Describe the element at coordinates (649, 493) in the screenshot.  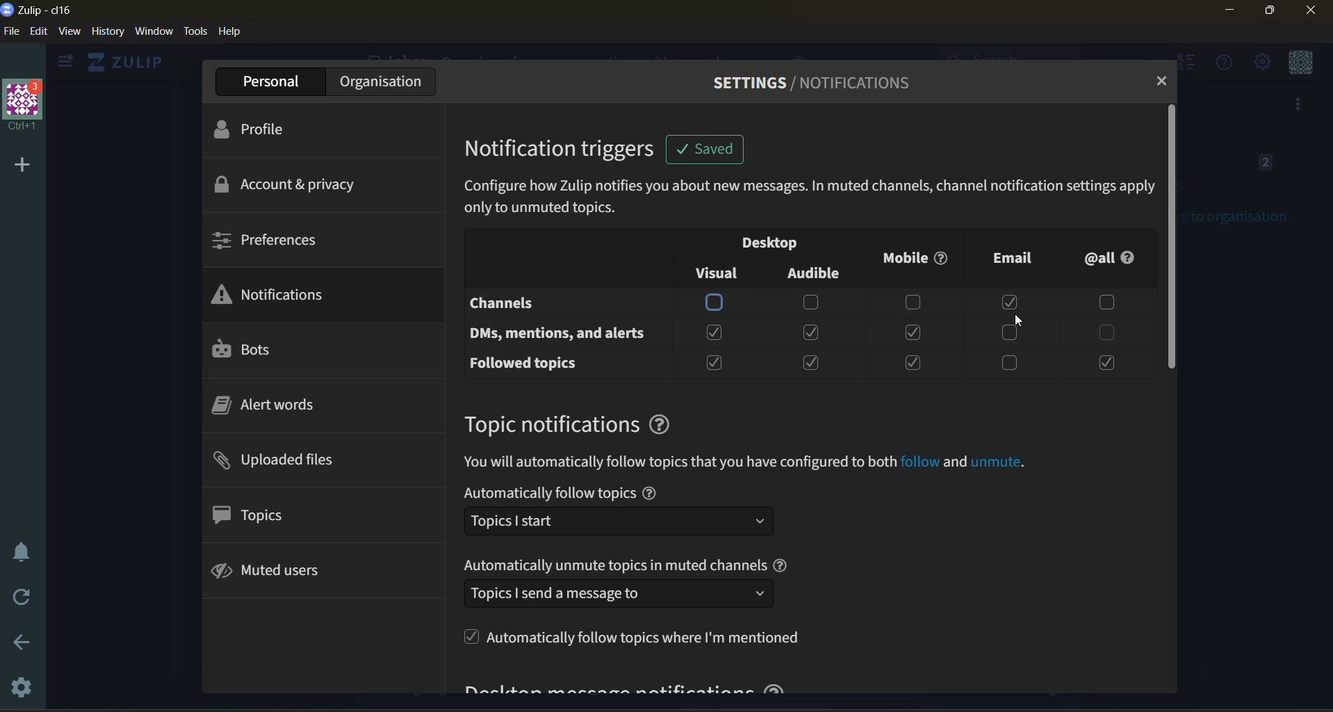
I see `help` at that location.